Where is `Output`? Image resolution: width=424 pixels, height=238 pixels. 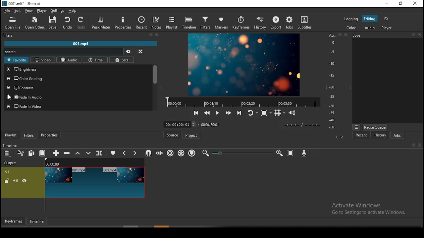
Output is located at coordinates (11, 163).